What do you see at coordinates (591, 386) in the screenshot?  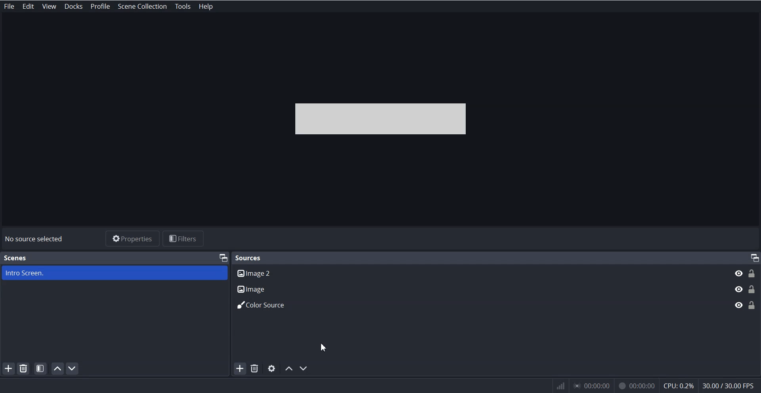 I see `00:00:00` at bounding box center [591, 386].